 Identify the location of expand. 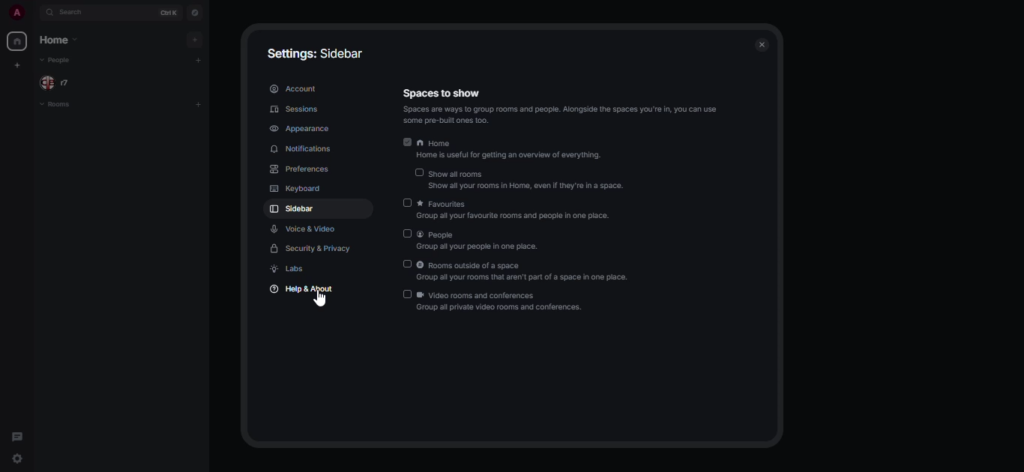
(36, 12).